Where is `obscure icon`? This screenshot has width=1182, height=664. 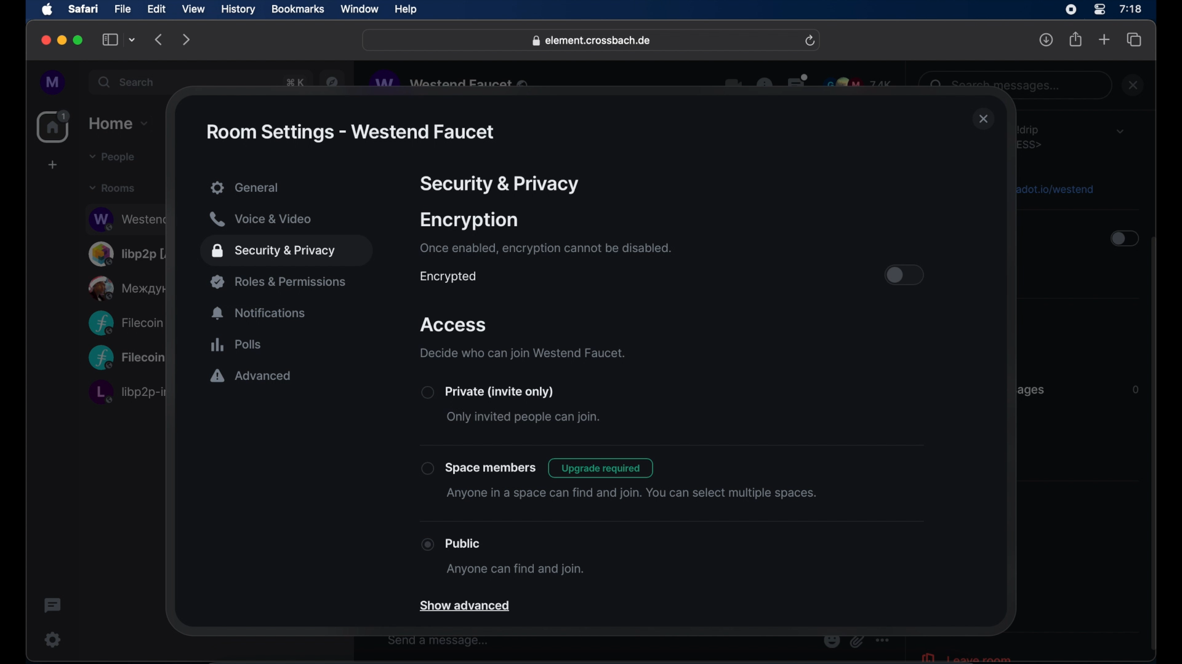
obscure icon is located at coordinates (856, 641).